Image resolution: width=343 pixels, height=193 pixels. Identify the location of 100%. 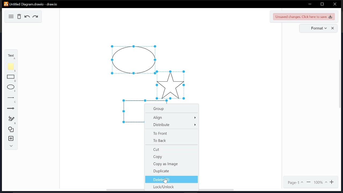
(320, 182).